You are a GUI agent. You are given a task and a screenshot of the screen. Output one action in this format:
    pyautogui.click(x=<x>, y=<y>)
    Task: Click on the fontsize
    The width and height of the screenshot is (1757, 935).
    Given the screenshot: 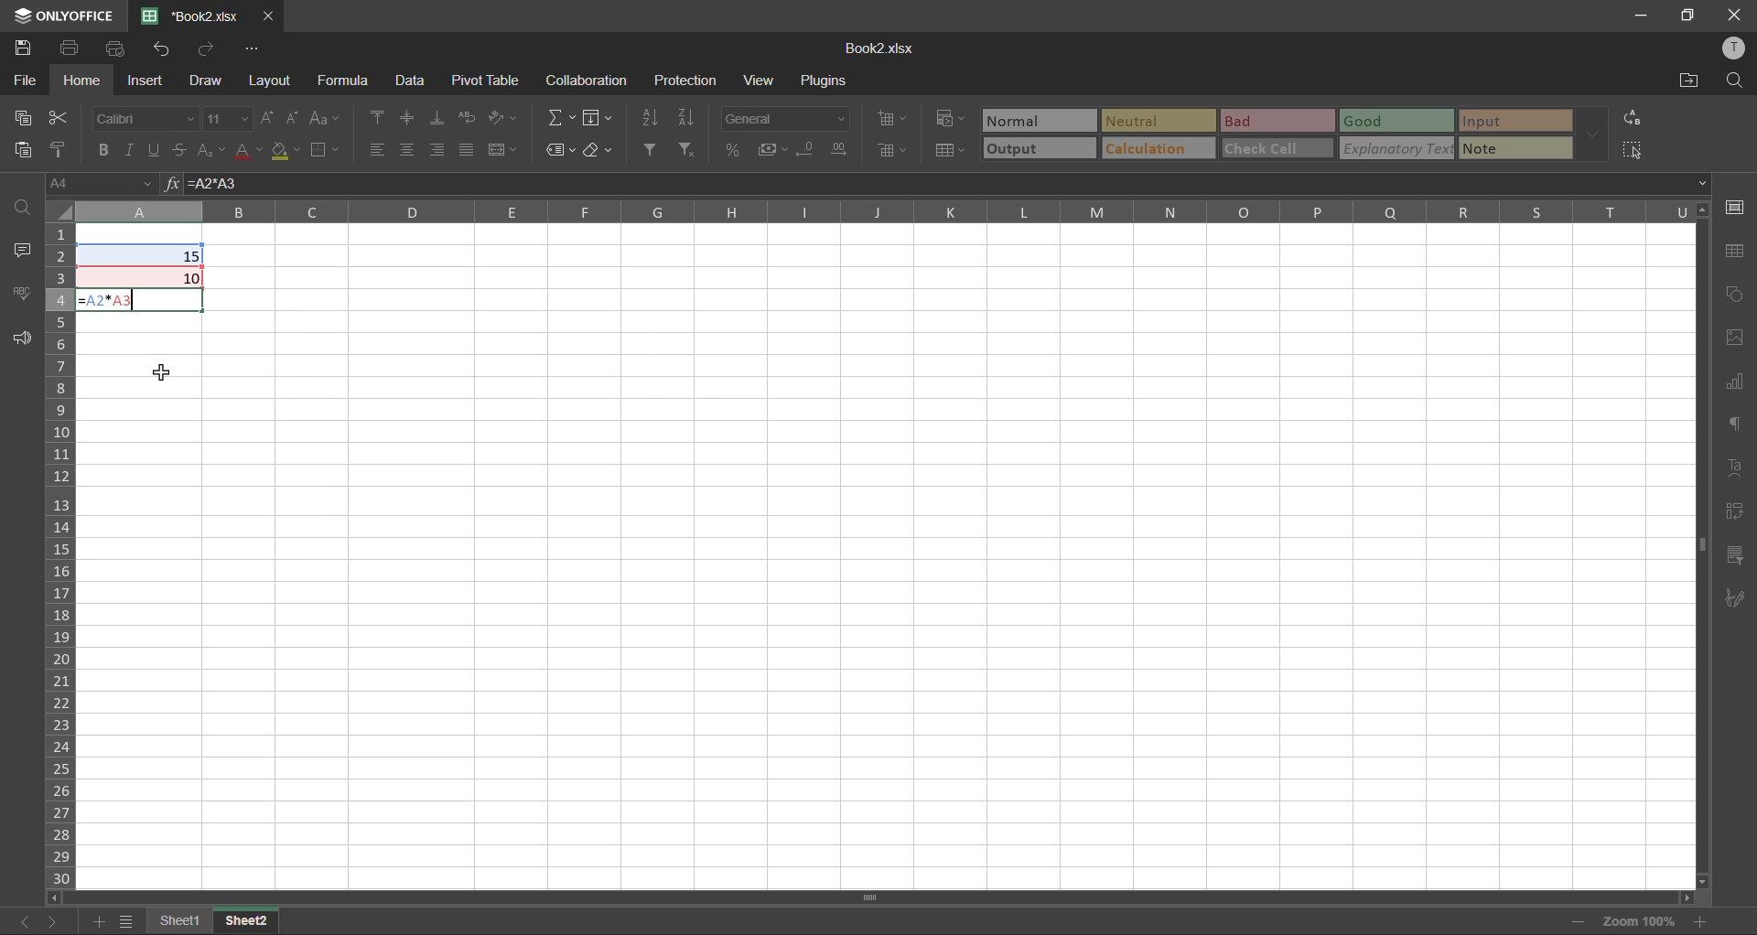 What is the action you would take?
    pyautogui.click(x=227, y=119)
    